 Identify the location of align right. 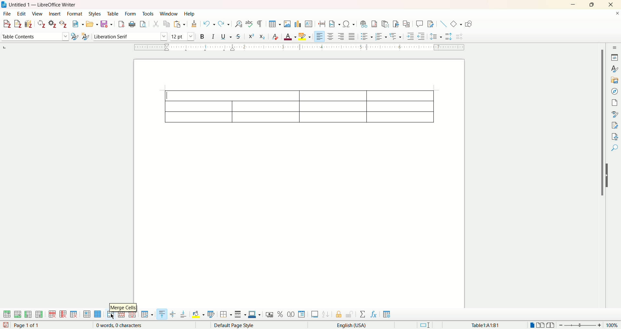
(341, 37).